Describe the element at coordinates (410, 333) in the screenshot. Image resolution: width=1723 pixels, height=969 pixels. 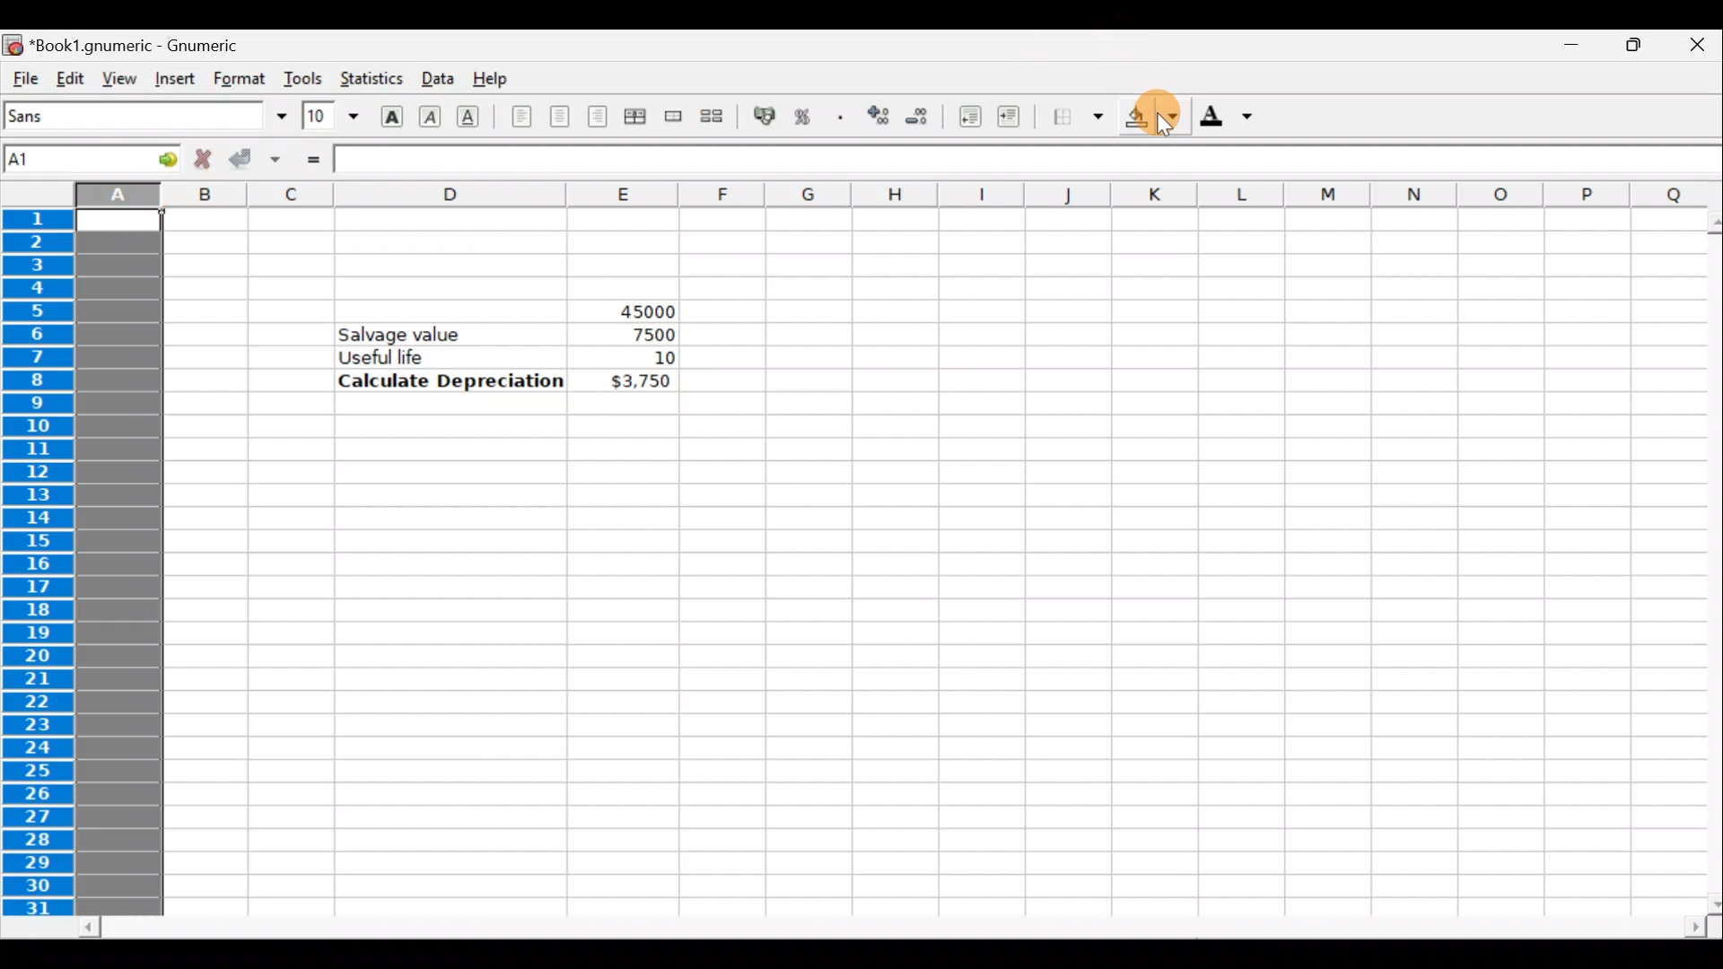
I see `Salvage value` at that location.